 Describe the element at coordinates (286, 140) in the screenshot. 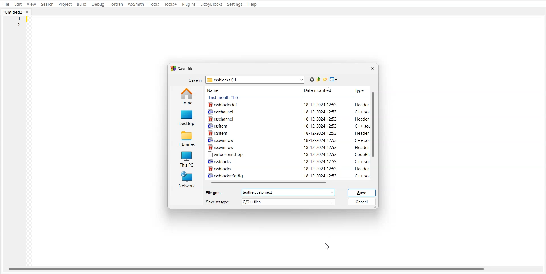

I see `CH rsswindow 18-12-2024 12:53 C++ sol` at that location.